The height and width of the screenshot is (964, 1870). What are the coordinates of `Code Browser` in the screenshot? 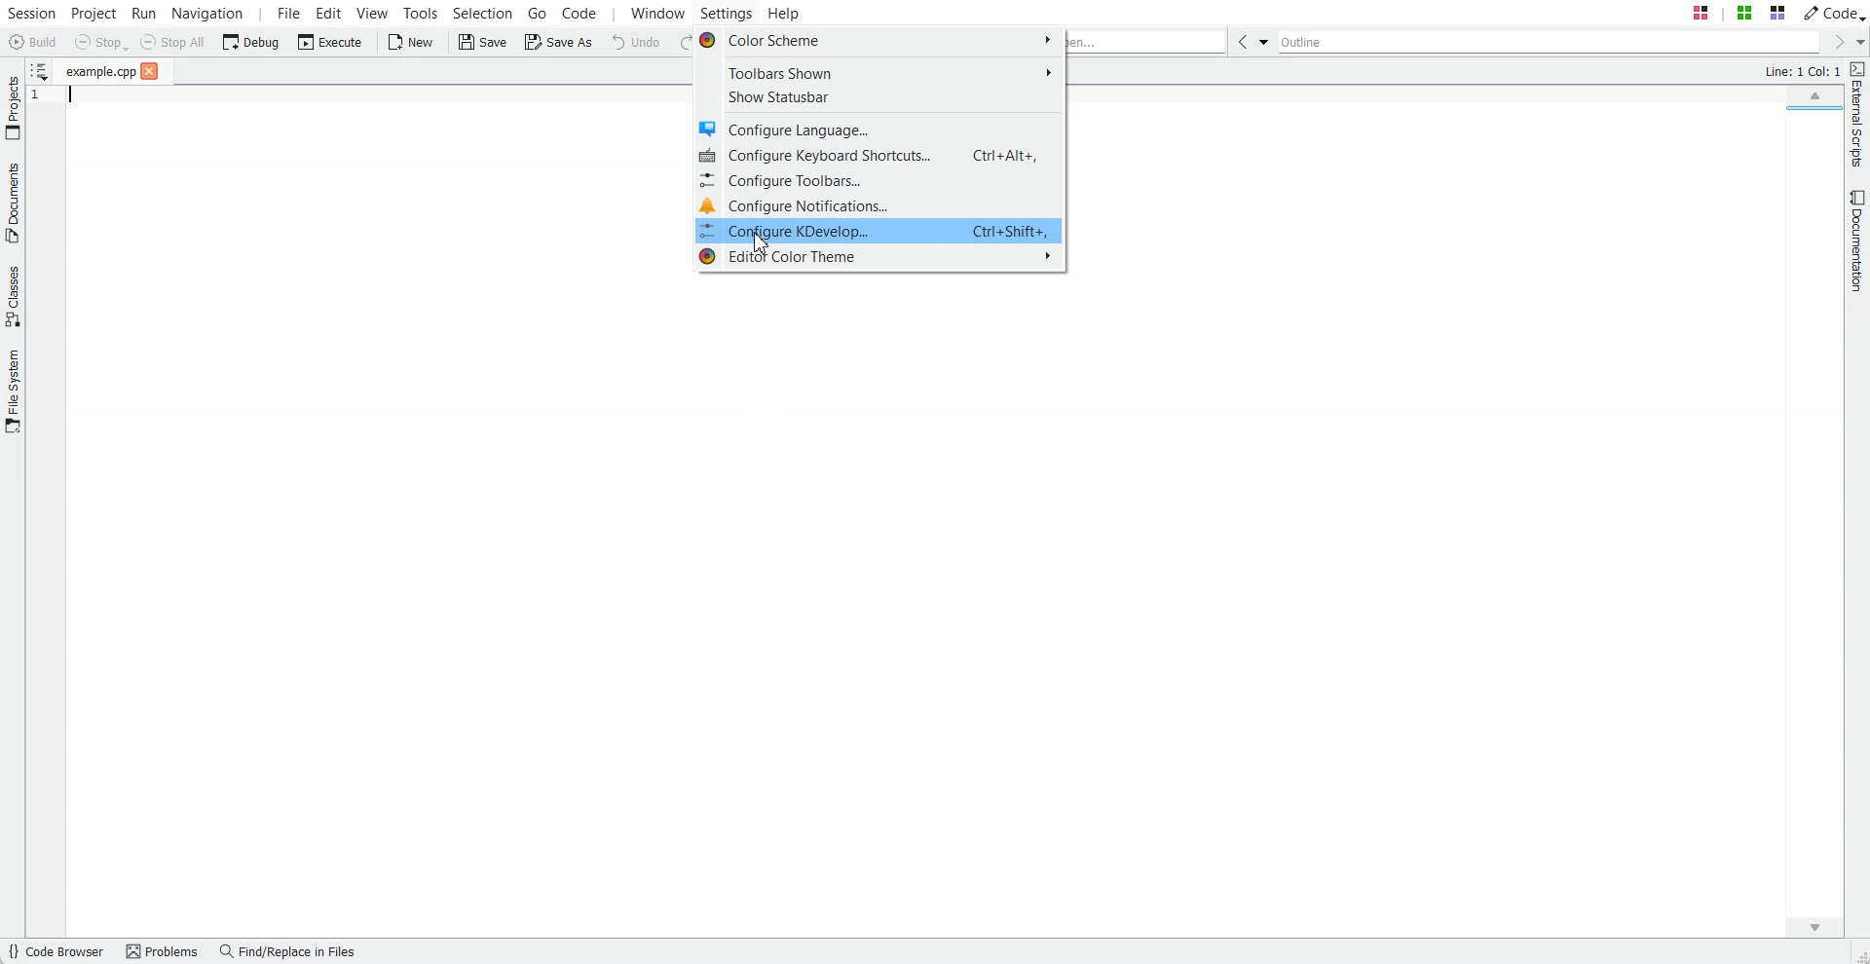 It's located at (58, 952).